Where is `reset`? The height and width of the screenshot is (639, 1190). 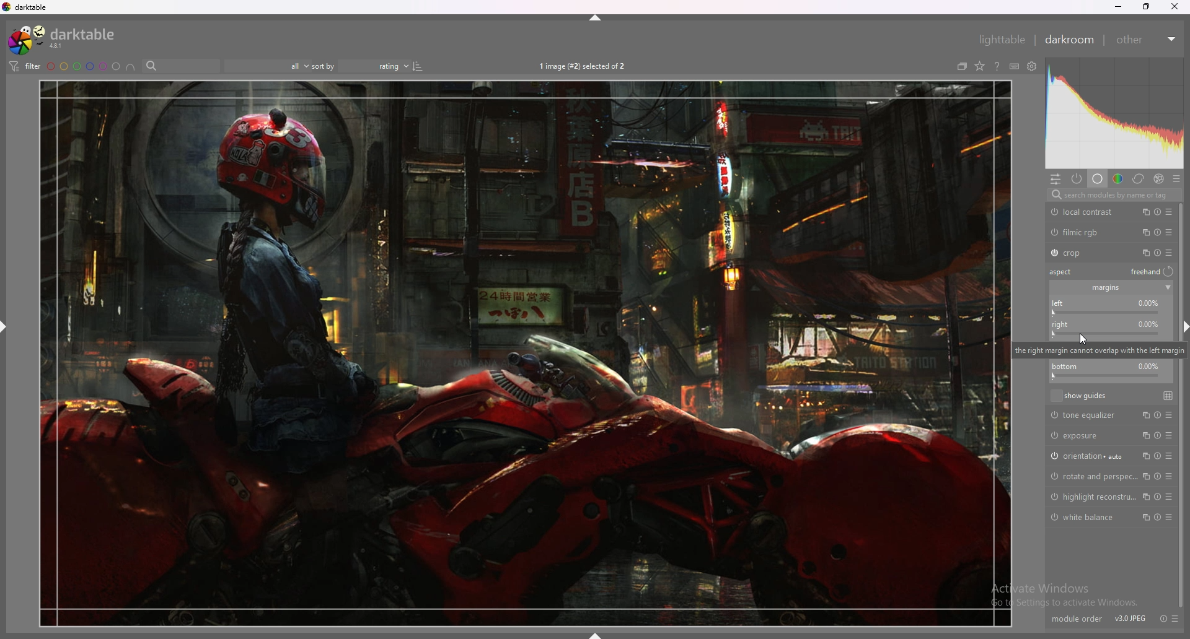 reset is located at coordinates (1157, 456).